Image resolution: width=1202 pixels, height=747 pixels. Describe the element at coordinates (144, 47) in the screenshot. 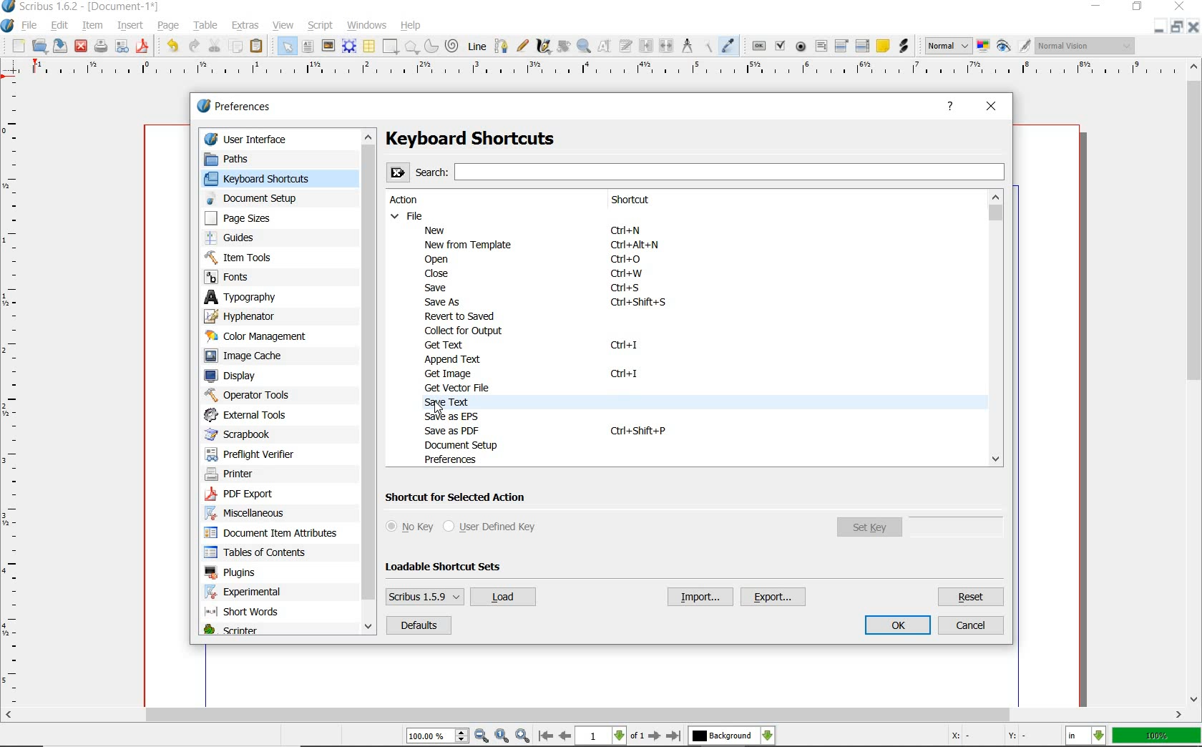

I see `save as pdf` at that location.